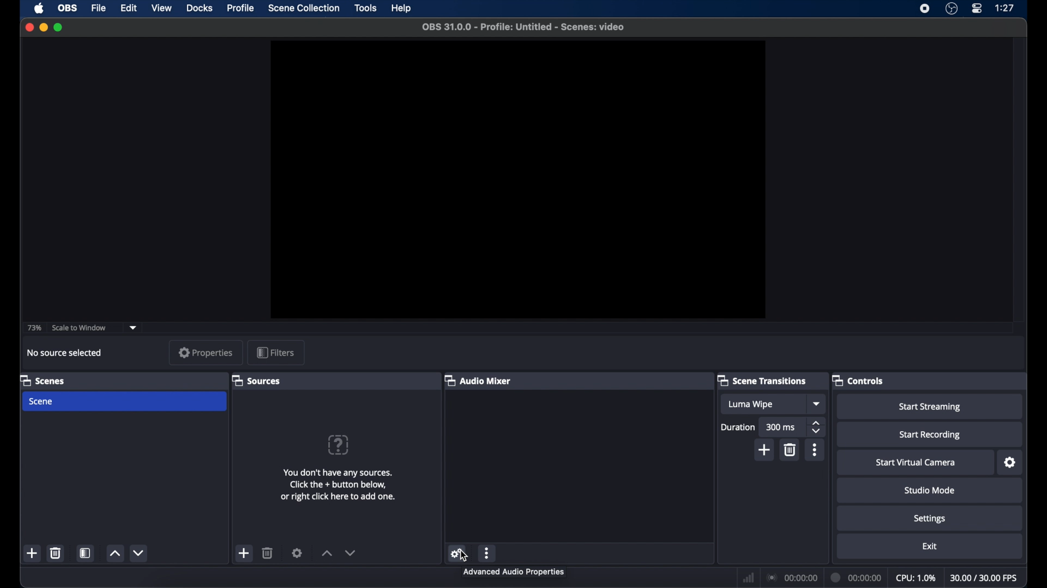 The height and width of the screenshot is (588, 1047). Describe the element at coordinates (762, 381) in the screenshot. I see `scene transitions` at that location.